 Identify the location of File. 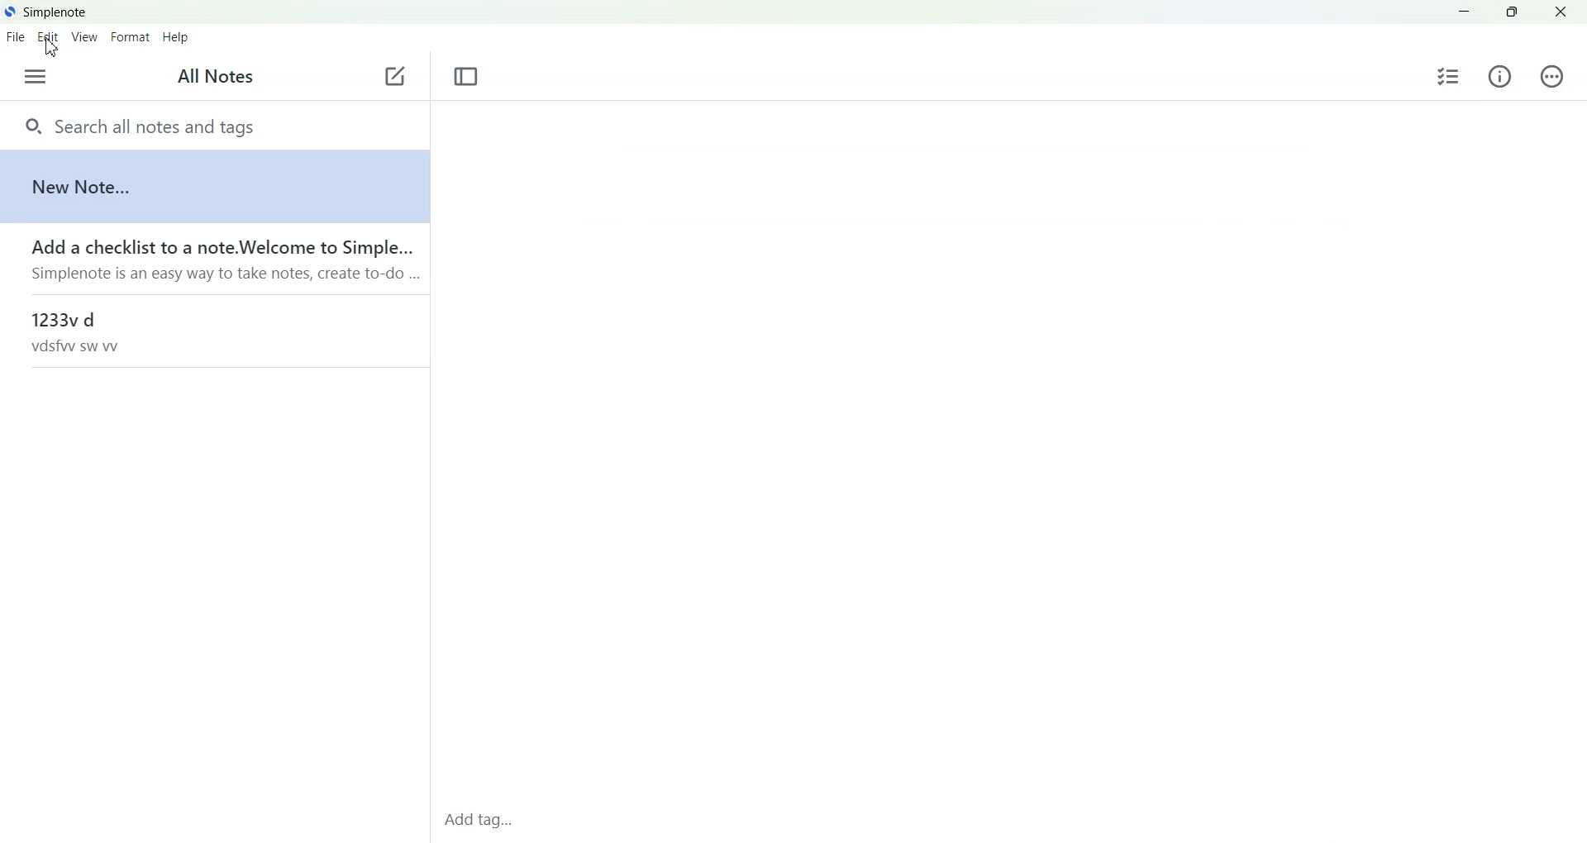
(15, 36).